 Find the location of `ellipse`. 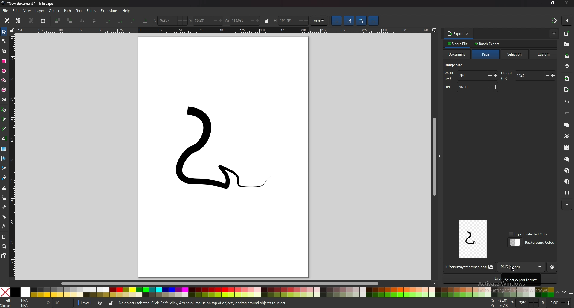

ellipse is located at coordinates (4, 71).